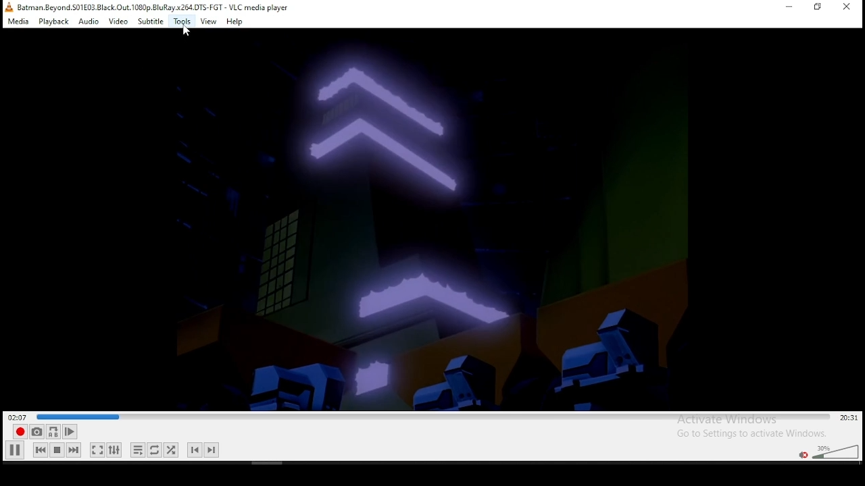 The height and width of the screenshot is (486, 865). Describe the element at coordinates (57, 450) in the screenshot. I see `stop` at that location.